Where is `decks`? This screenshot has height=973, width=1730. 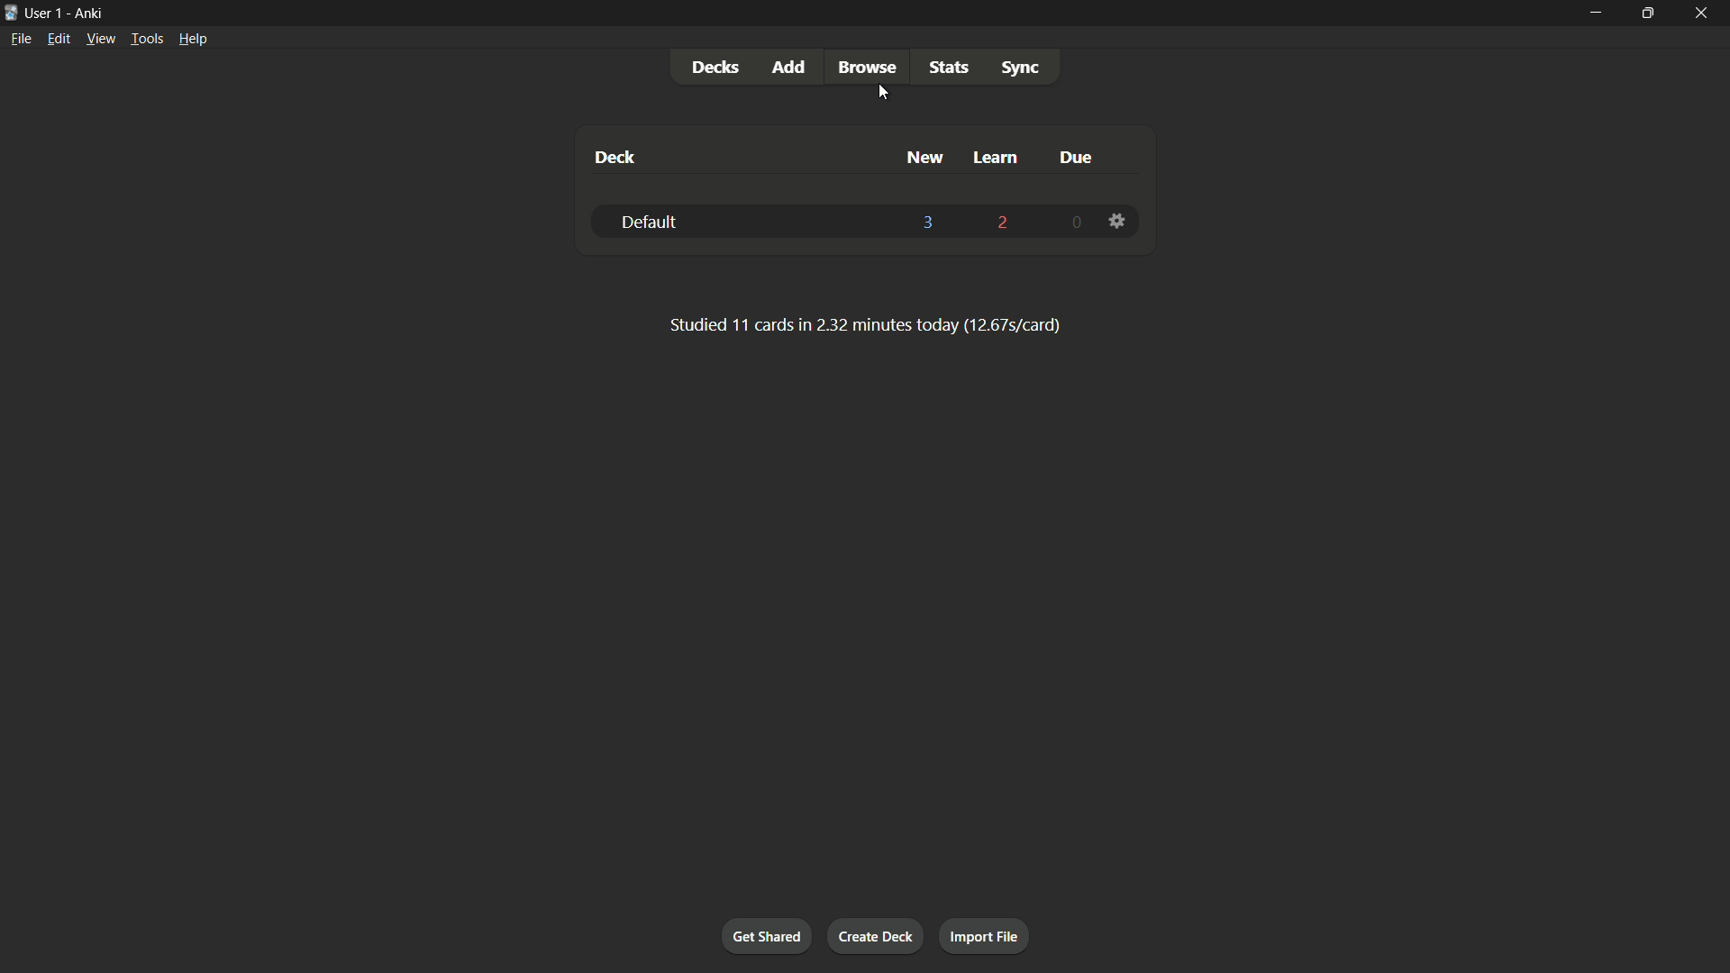
decks is located at coordinates (721, 66).